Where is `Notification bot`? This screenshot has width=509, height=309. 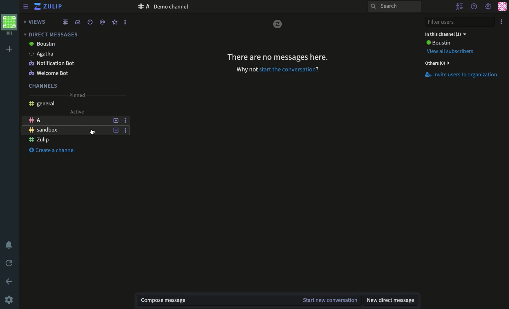 Notification bot is located at coordinates (68, 63).